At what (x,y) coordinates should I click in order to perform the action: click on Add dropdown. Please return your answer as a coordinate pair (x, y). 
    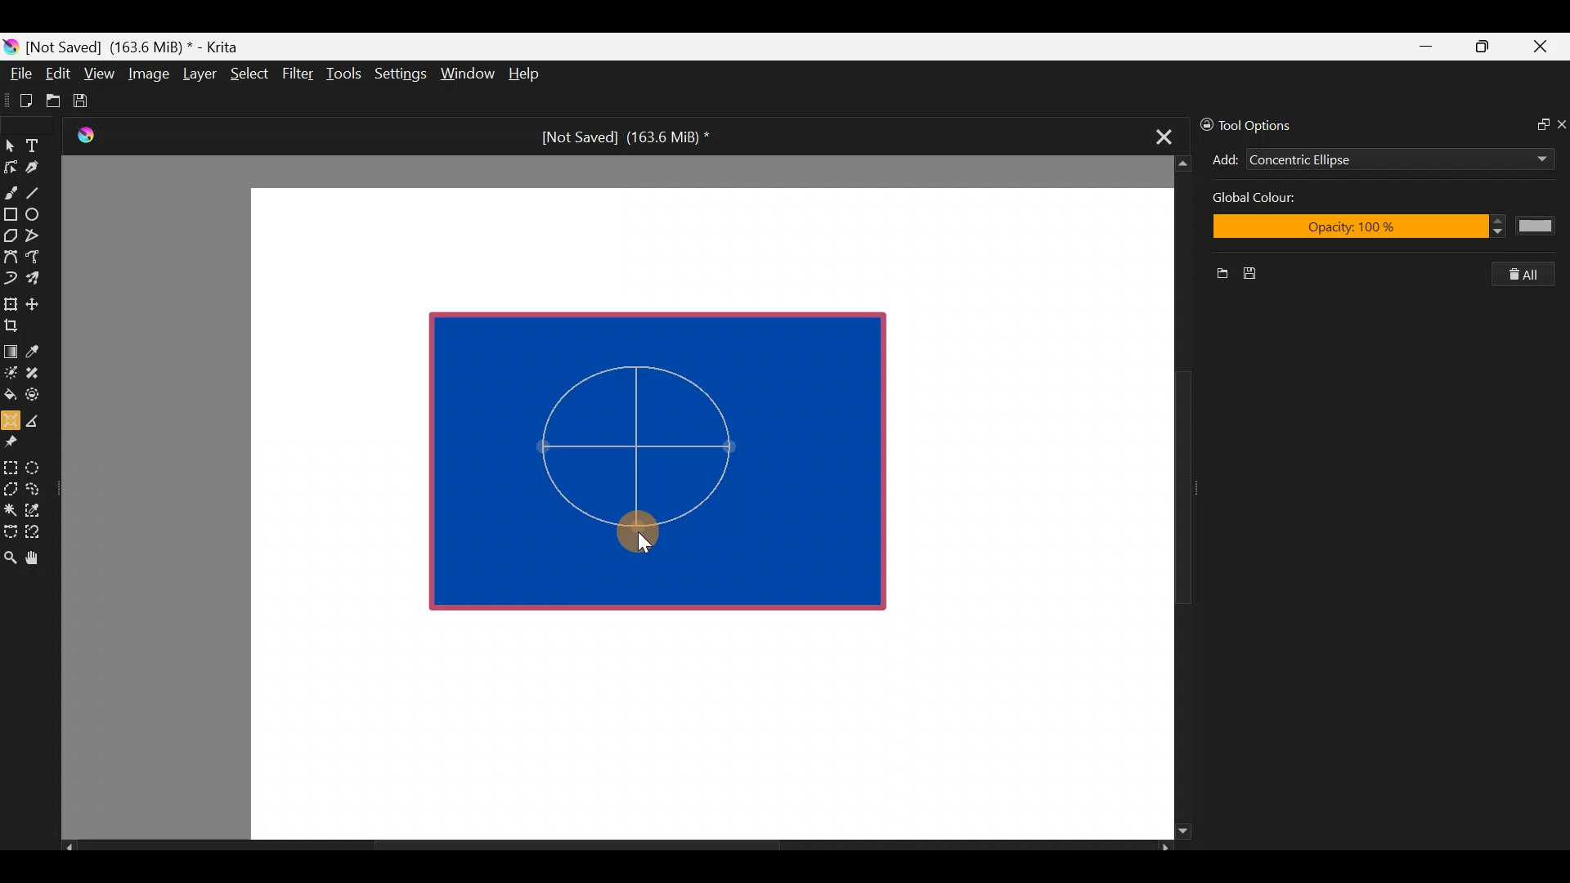
    Looking at the image, I should click on (1520, 159).